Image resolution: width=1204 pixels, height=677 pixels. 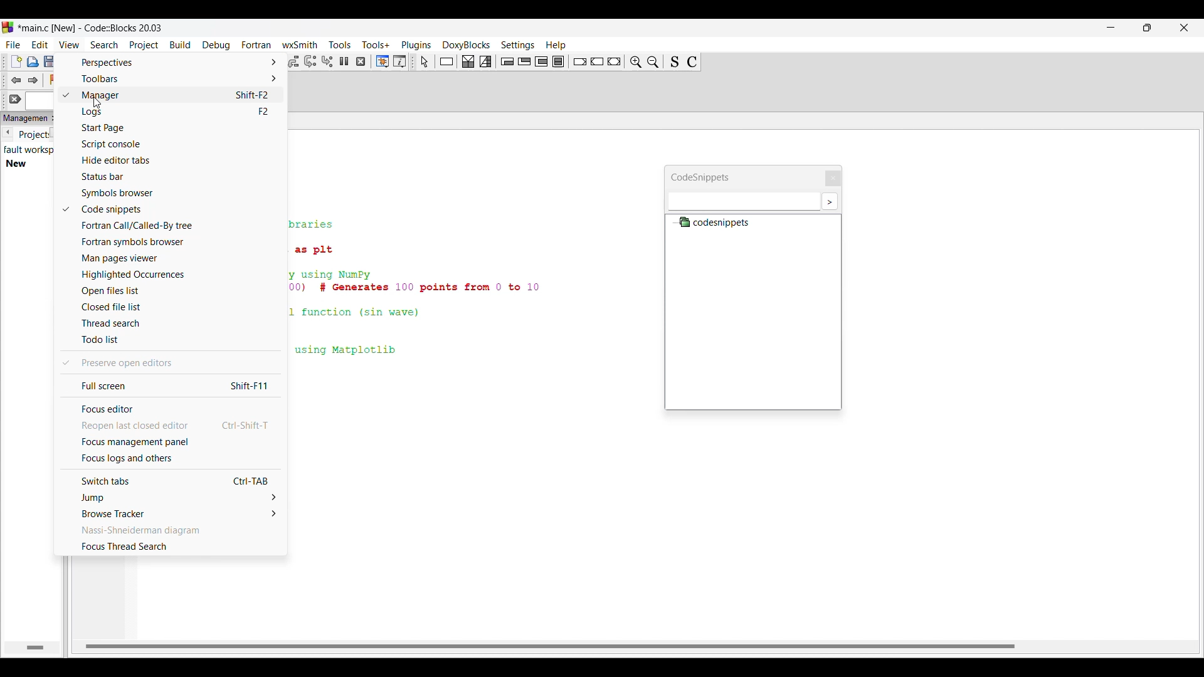 I want to click on Toolbar options, so click(x=171, y=78).